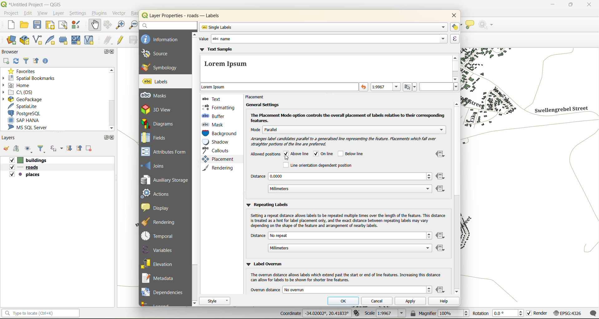  What do you see at coordinates (42, 149) in the screenshot?
I see `filter ` at bounding box center [42, 149].